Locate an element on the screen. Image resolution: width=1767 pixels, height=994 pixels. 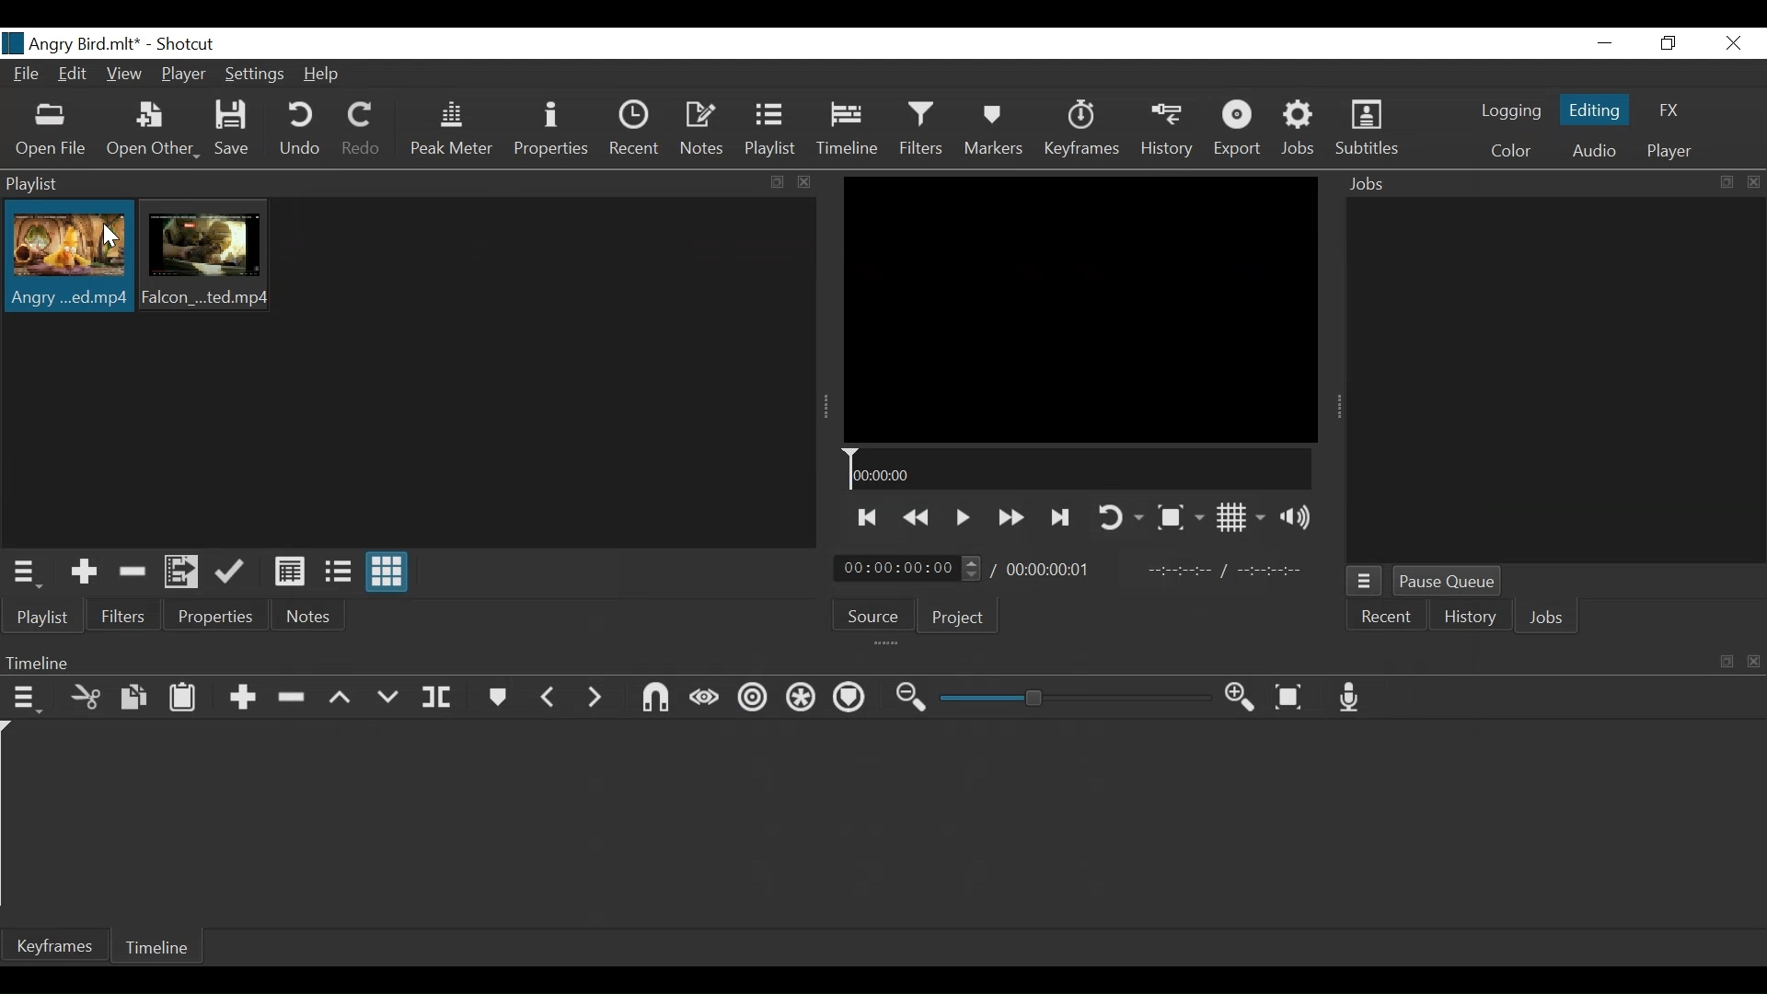
Audio is located at coordinates (1594, 151).